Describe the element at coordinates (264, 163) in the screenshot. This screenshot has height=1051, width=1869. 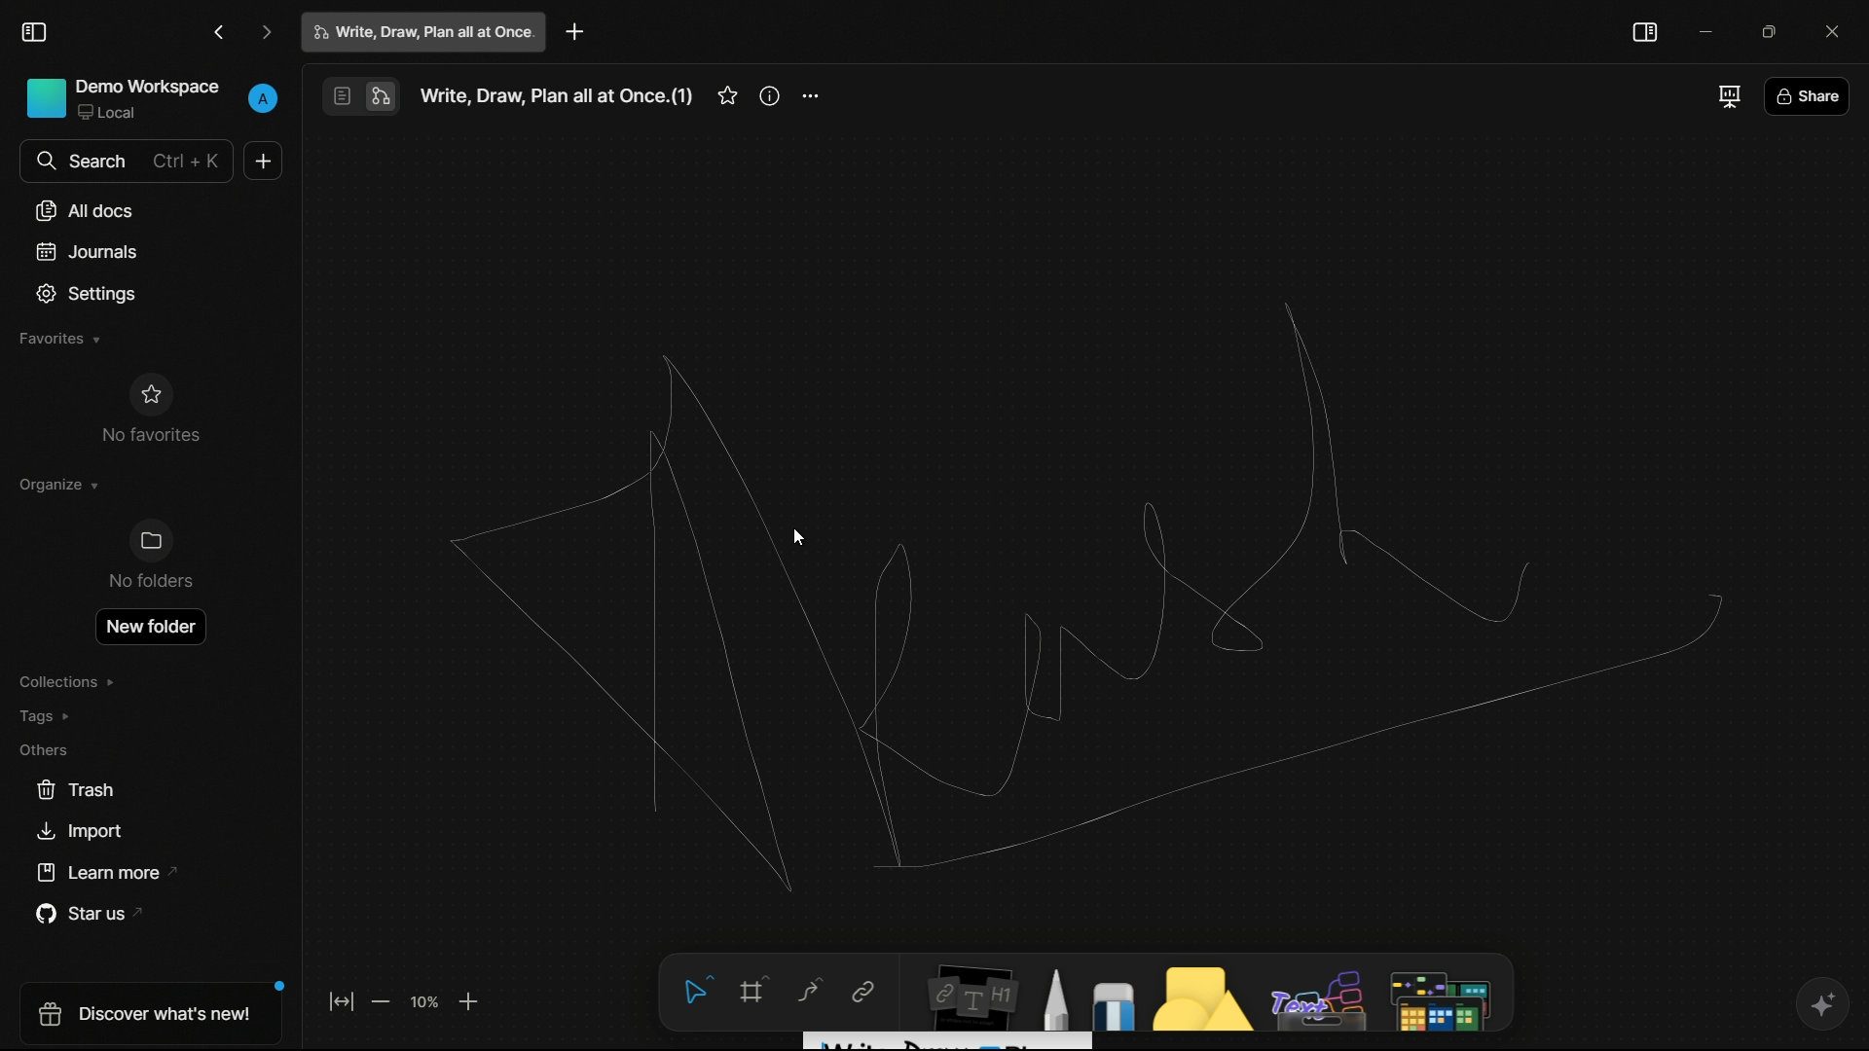
I see `new document` at that location.